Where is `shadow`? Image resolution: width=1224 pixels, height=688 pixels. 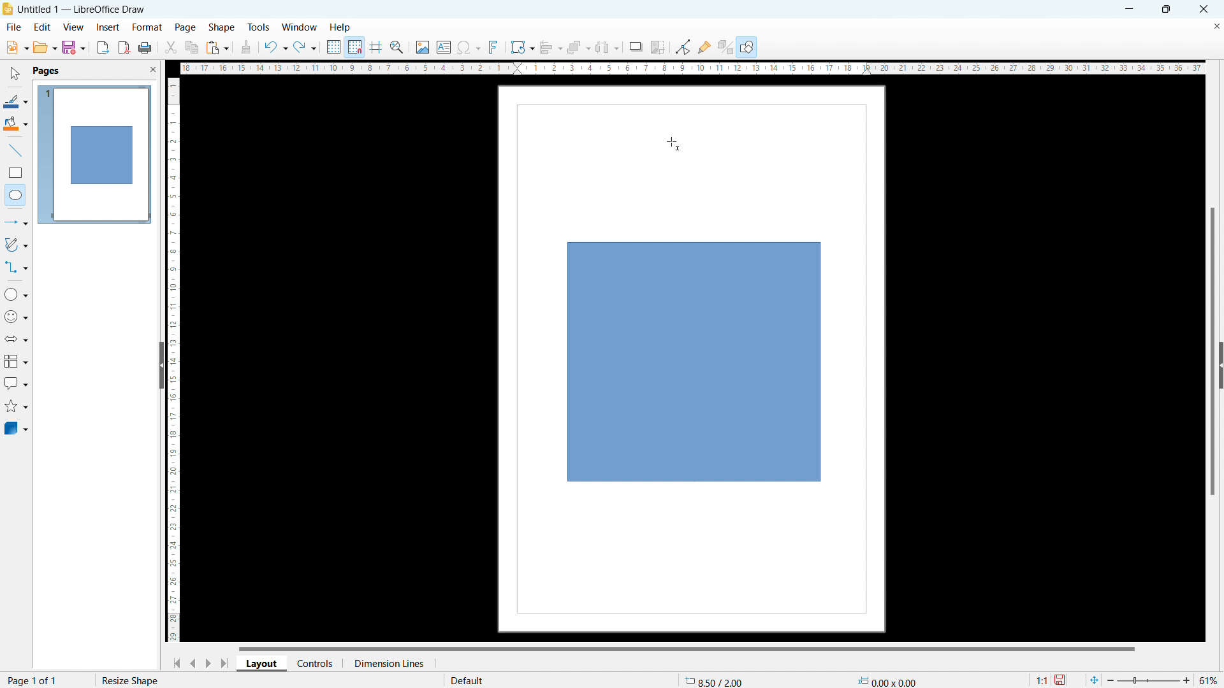 shadow is located at coordinates (635, 47).